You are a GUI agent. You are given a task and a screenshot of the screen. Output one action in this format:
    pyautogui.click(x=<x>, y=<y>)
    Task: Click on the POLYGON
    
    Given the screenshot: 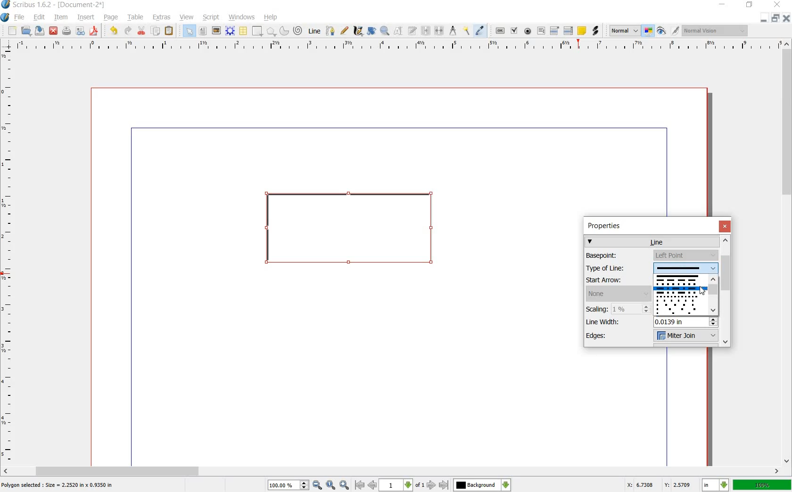 What is the action you would take?
    pyautogui.click(x=272, y=33)
    